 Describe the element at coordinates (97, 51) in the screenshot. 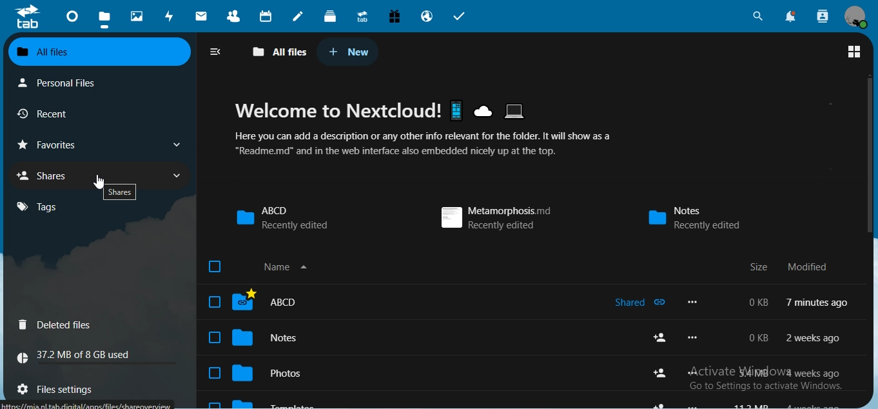

I see `all files` at that location.